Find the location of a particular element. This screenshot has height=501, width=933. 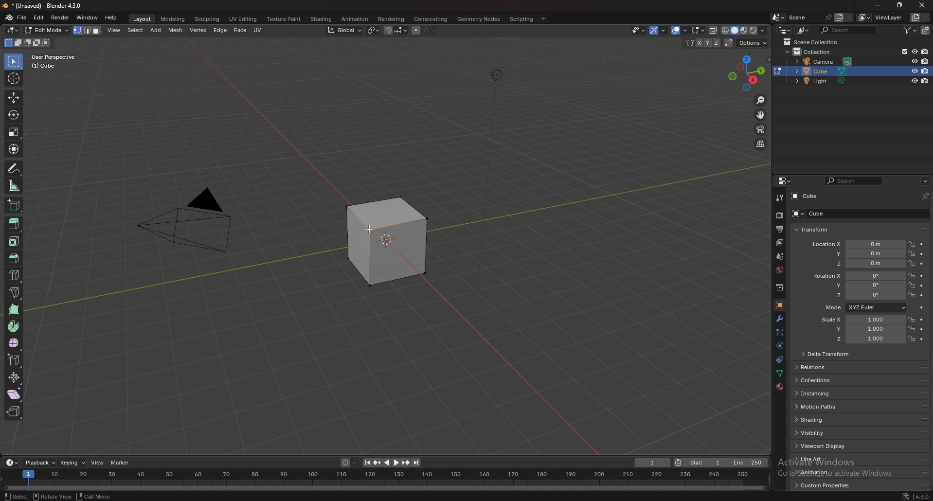

cursor is located at coordinates (367, 230).